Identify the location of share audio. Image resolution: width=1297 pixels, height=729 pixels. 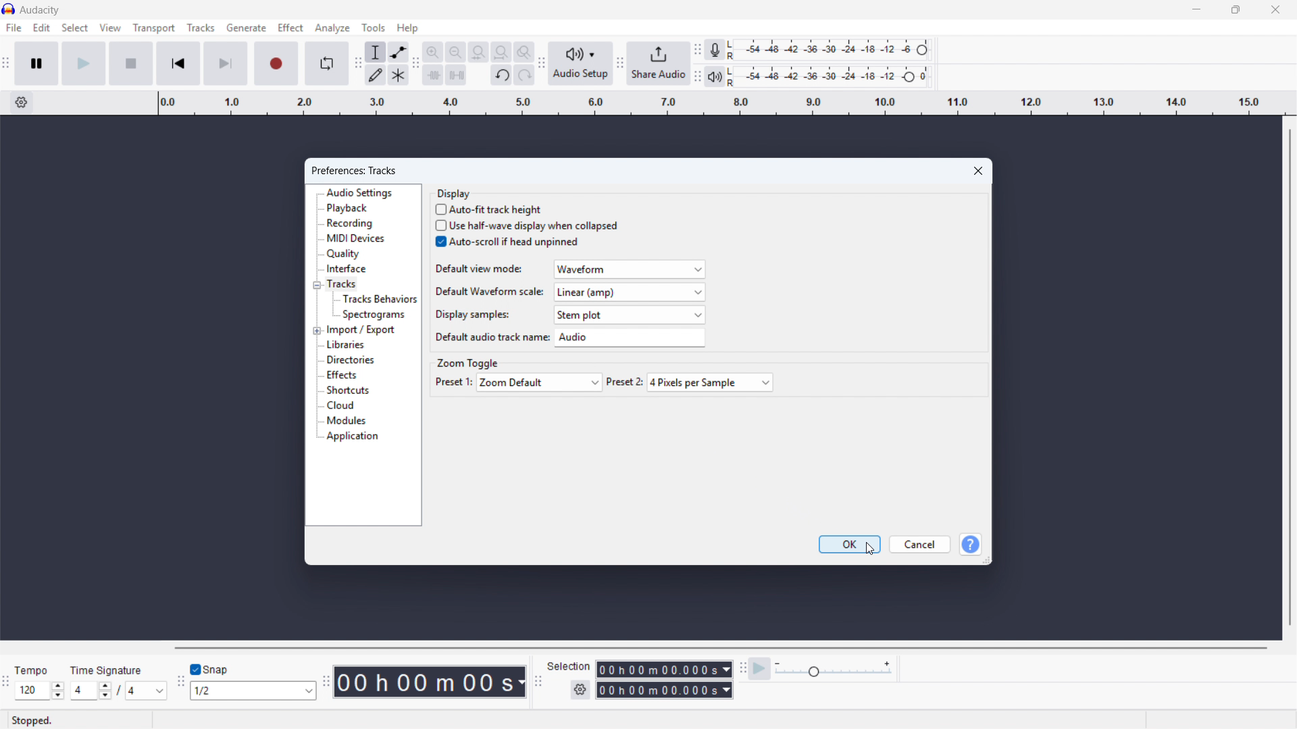
(659, 63).